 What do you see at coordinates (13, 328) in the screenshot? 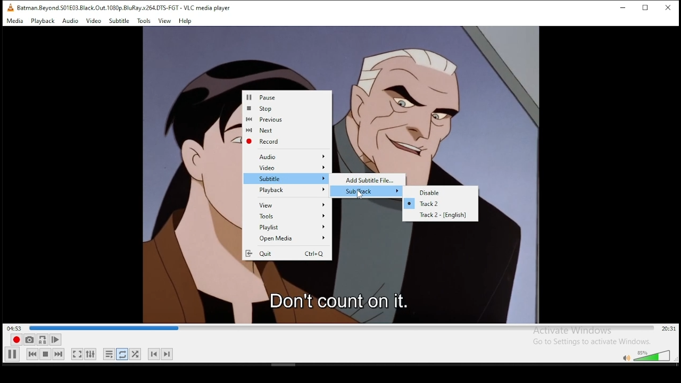
I see `04:53` at bounding box center [13, 328].